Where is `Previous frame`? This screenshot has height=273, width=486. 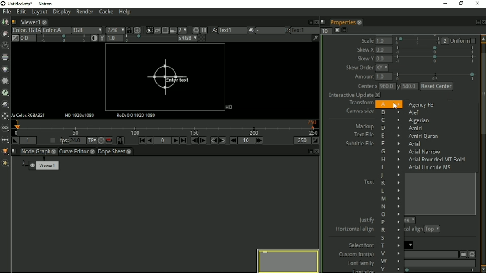
Previous frame is located at coordinates (194, 141).